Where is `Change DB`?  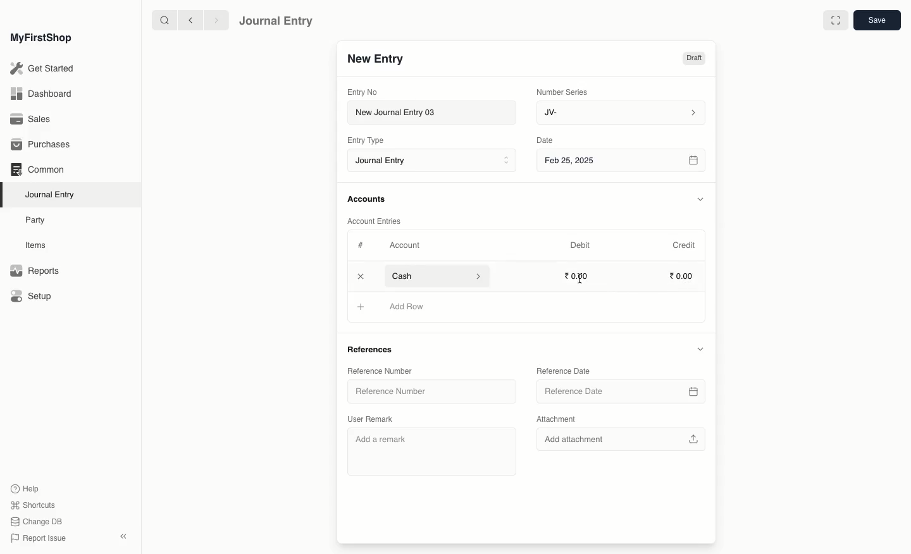
Change DB is located at coordinates (37, 522).